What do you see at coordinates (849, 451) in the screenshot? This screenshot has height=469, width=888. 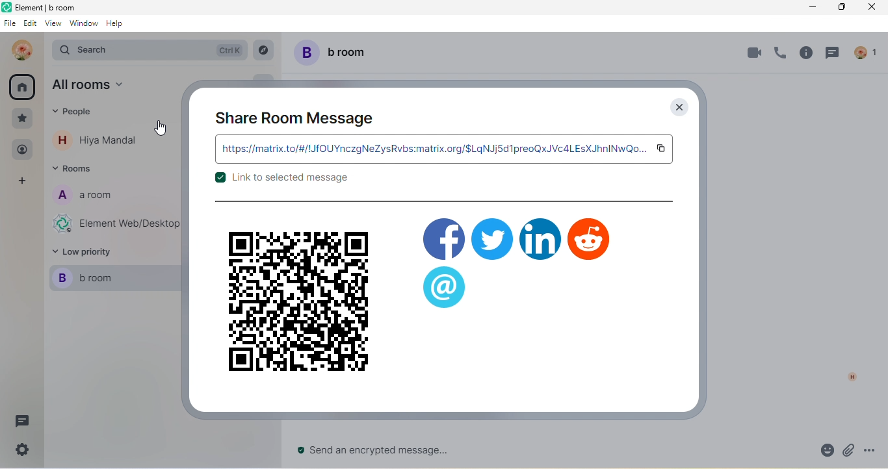 I see `attachment` at bounding box center [849, 451].